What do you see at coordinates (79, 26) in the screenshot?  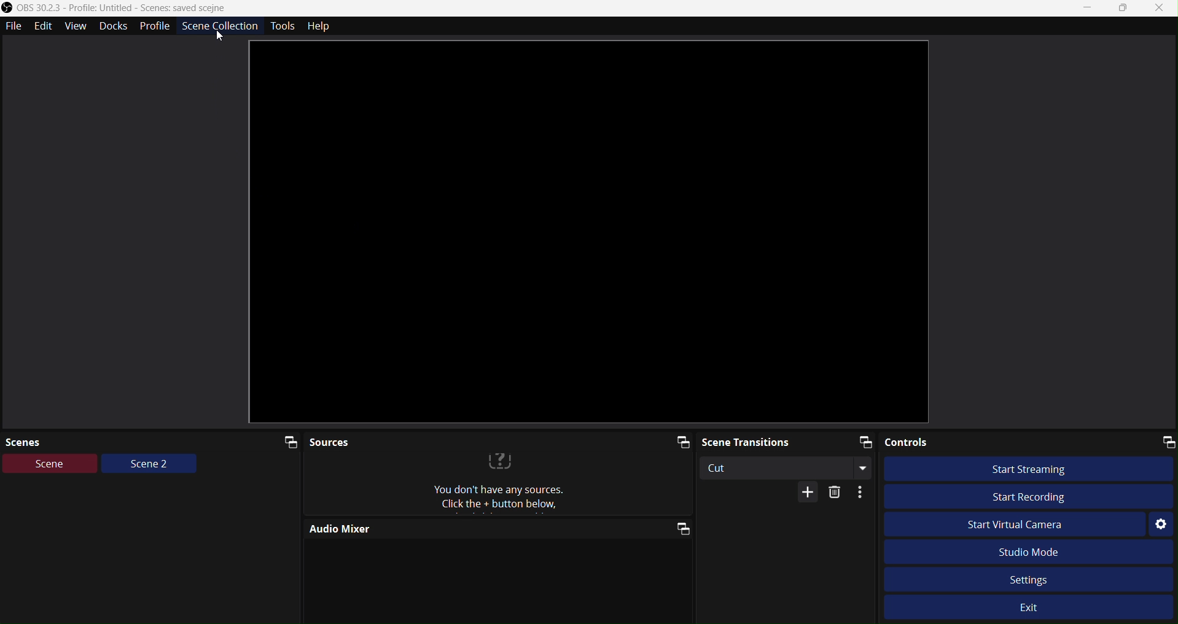 I see `View` at bounding box center [79, 26].